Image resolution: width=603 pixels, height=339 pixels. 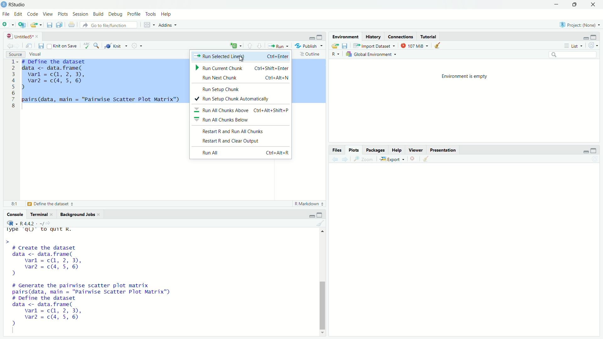 What do you see at coordinates (345, 45) in the screenshot?
I see `Save workspace as` at bounding box center [345, 45].